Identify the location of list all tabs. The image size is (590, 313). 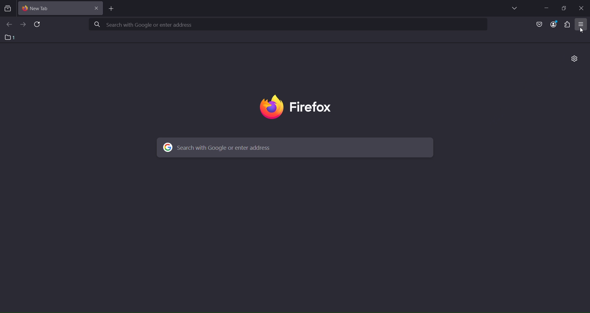
(512, 9).